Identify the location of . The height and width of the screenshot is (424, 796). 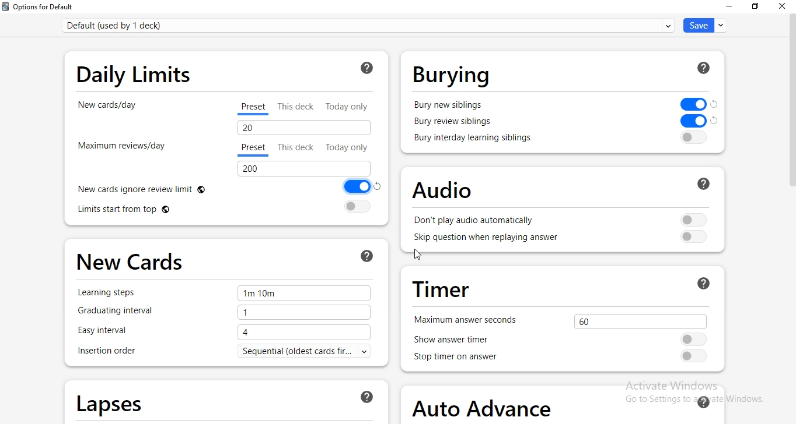
(715, 104).